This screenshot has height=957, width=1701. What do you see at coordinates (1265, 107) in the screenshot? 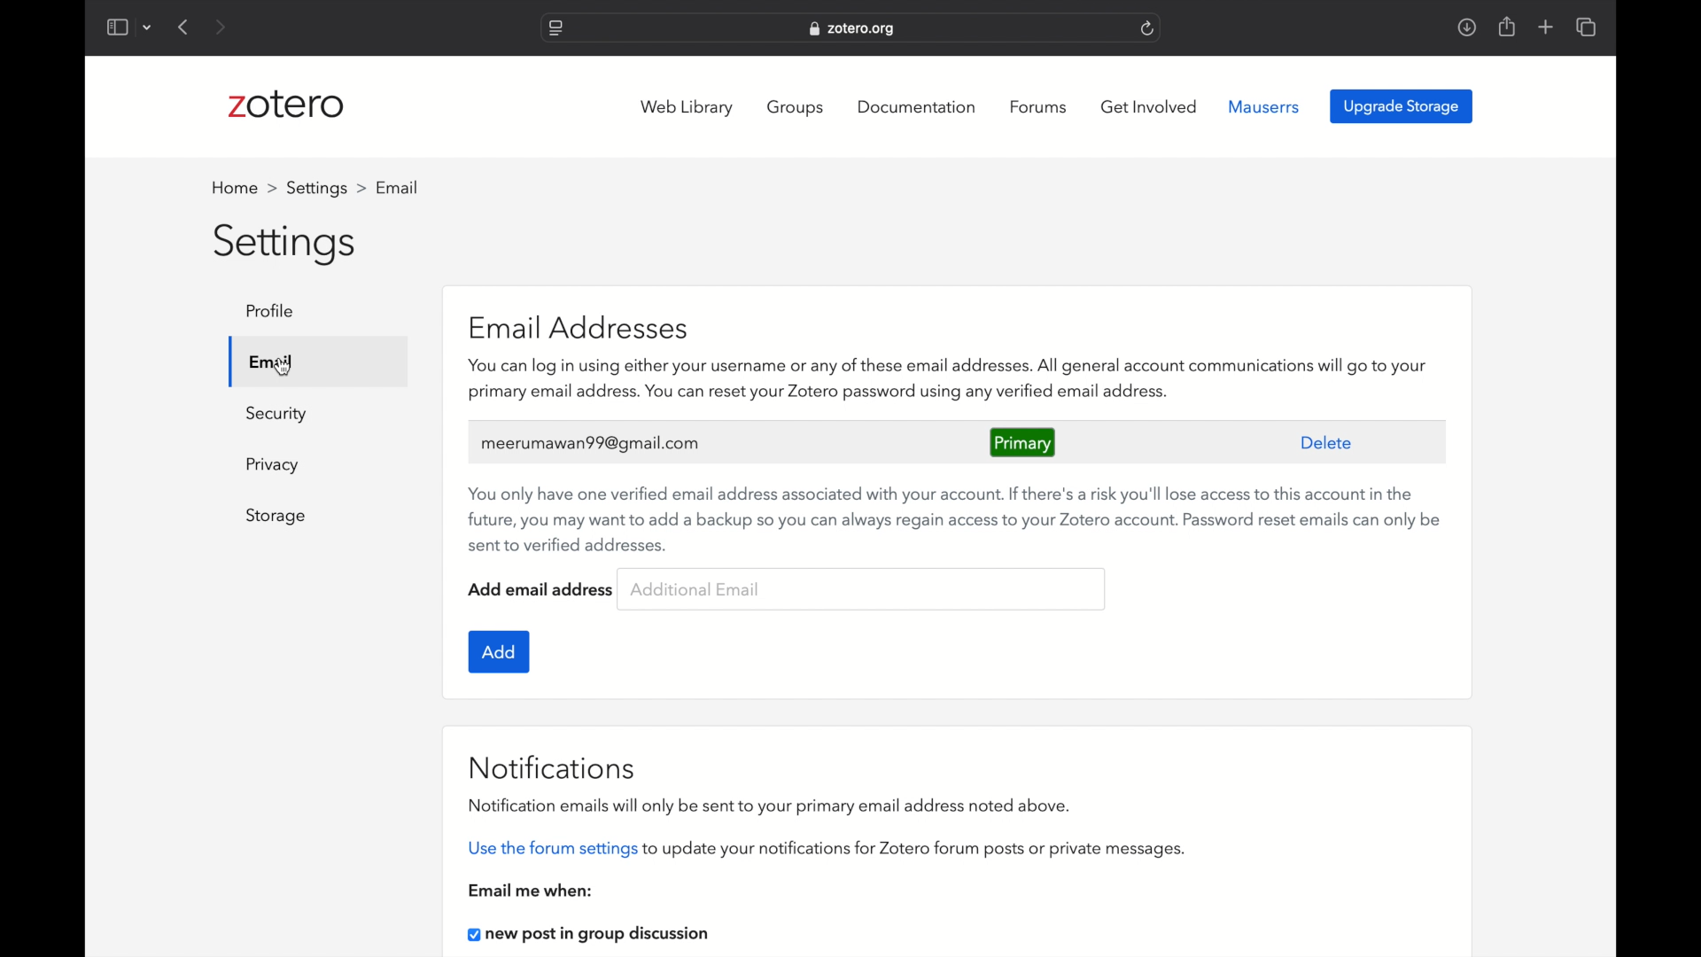
I see `mauserrs` at bounding box center [1265, 107].